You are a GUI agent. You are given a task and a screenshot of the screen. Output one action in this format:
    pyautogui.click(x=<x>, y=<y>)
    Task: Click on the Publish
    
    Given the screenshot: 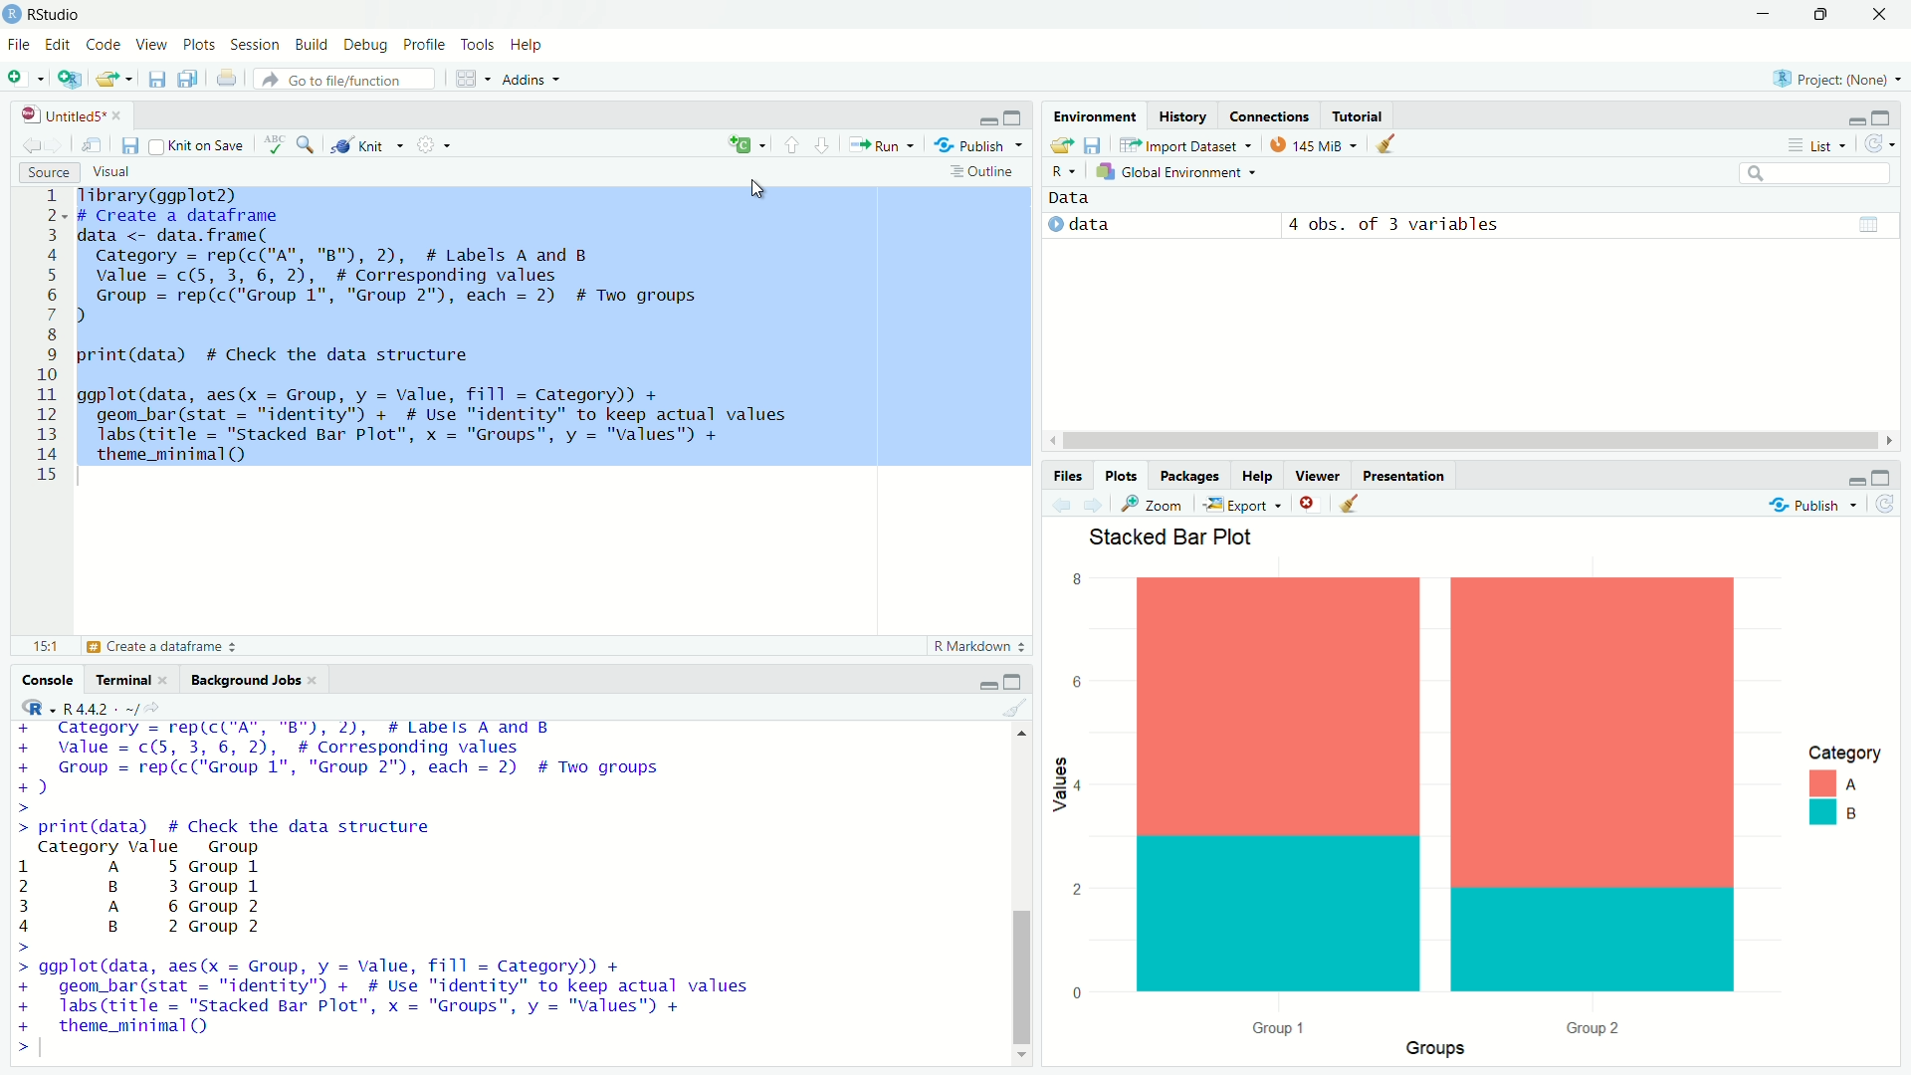 What is the action you would take?
    pyautogui.click(x=1808, y=504)
    